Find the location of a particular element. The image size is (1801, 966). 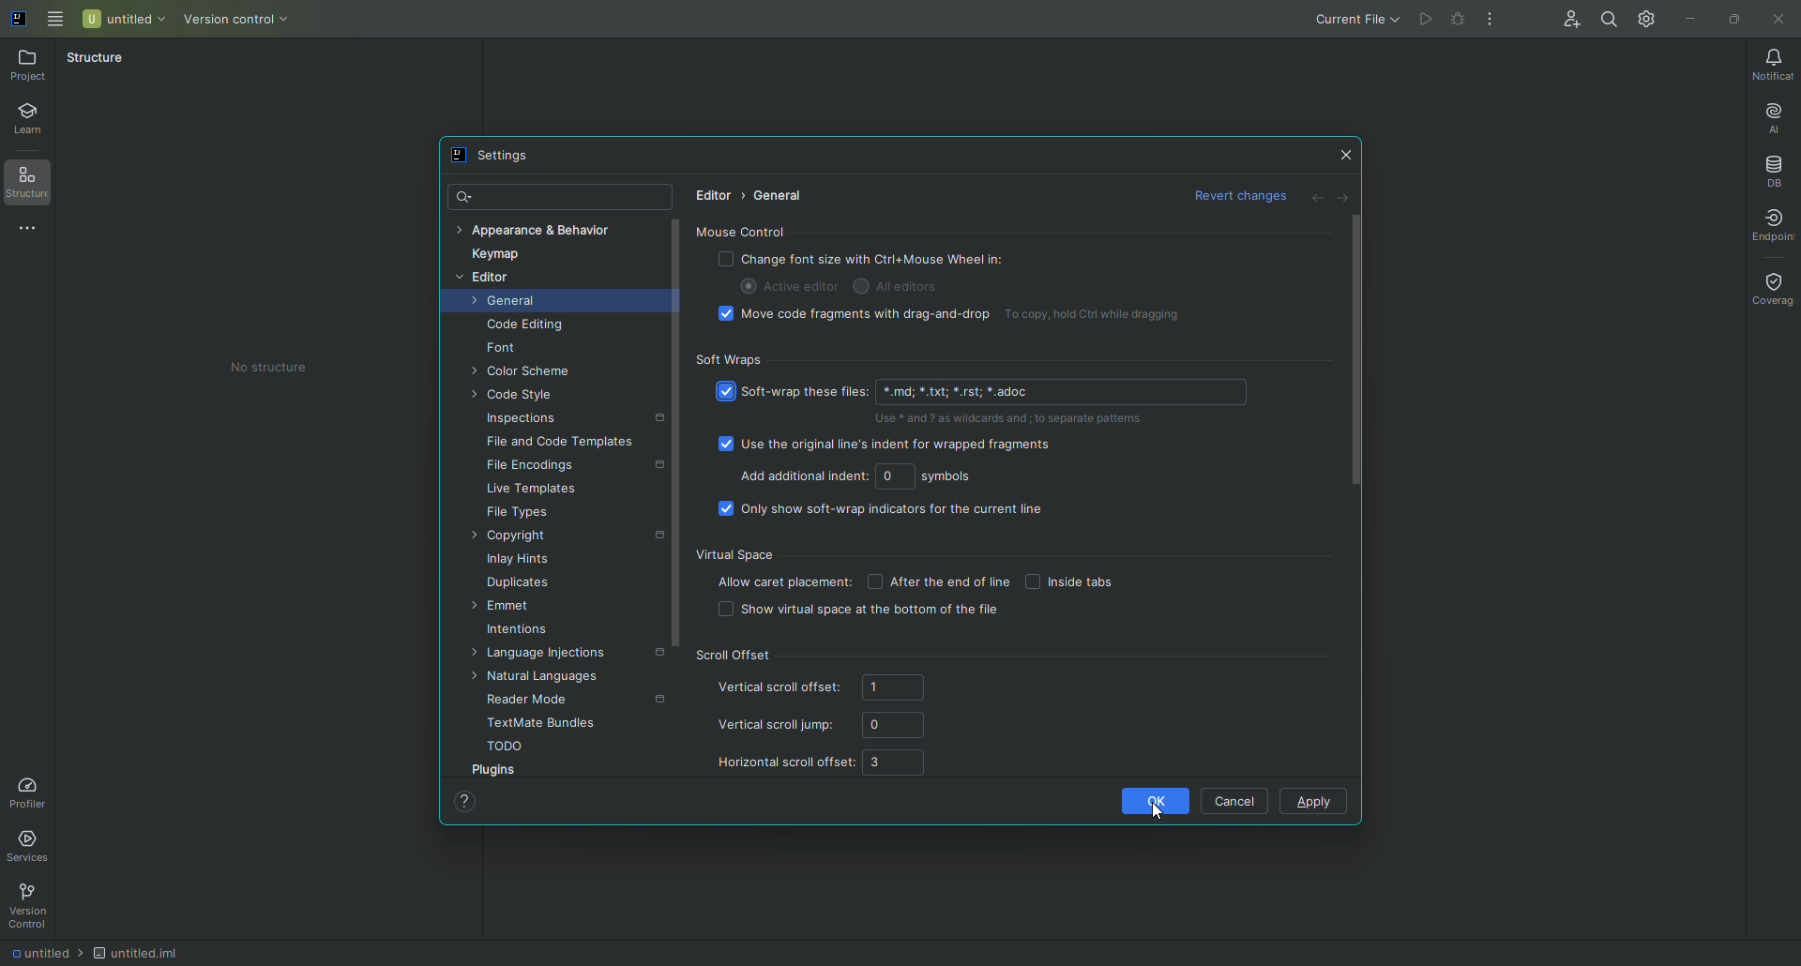

General is located at coordinates (782, 196).